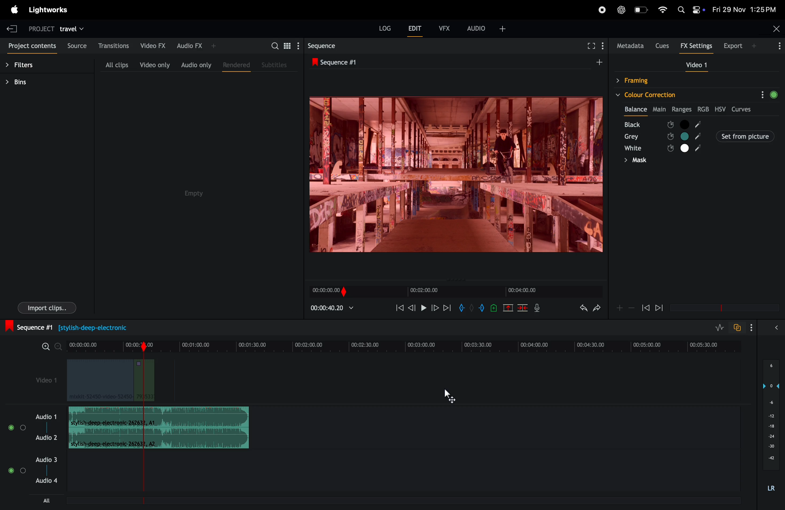  Describe the element at coordinates (159, 438) in the screenshot. I see `Audio Clip` at that location.